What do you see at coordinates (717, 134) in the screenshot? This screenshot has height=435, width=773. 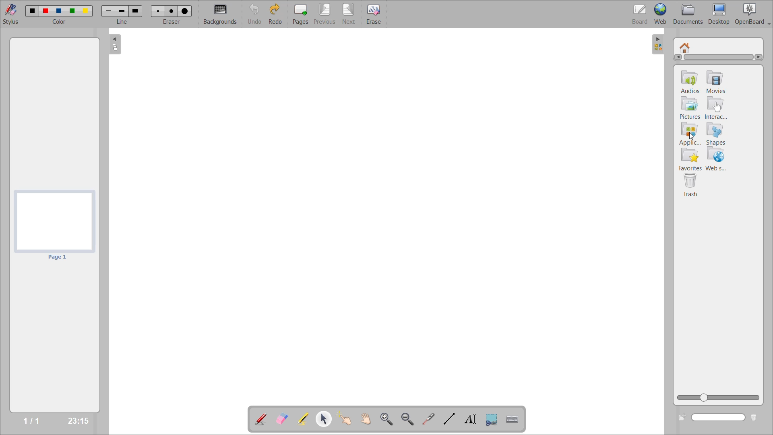 I see `shapes` at bounding box center [717, 134].